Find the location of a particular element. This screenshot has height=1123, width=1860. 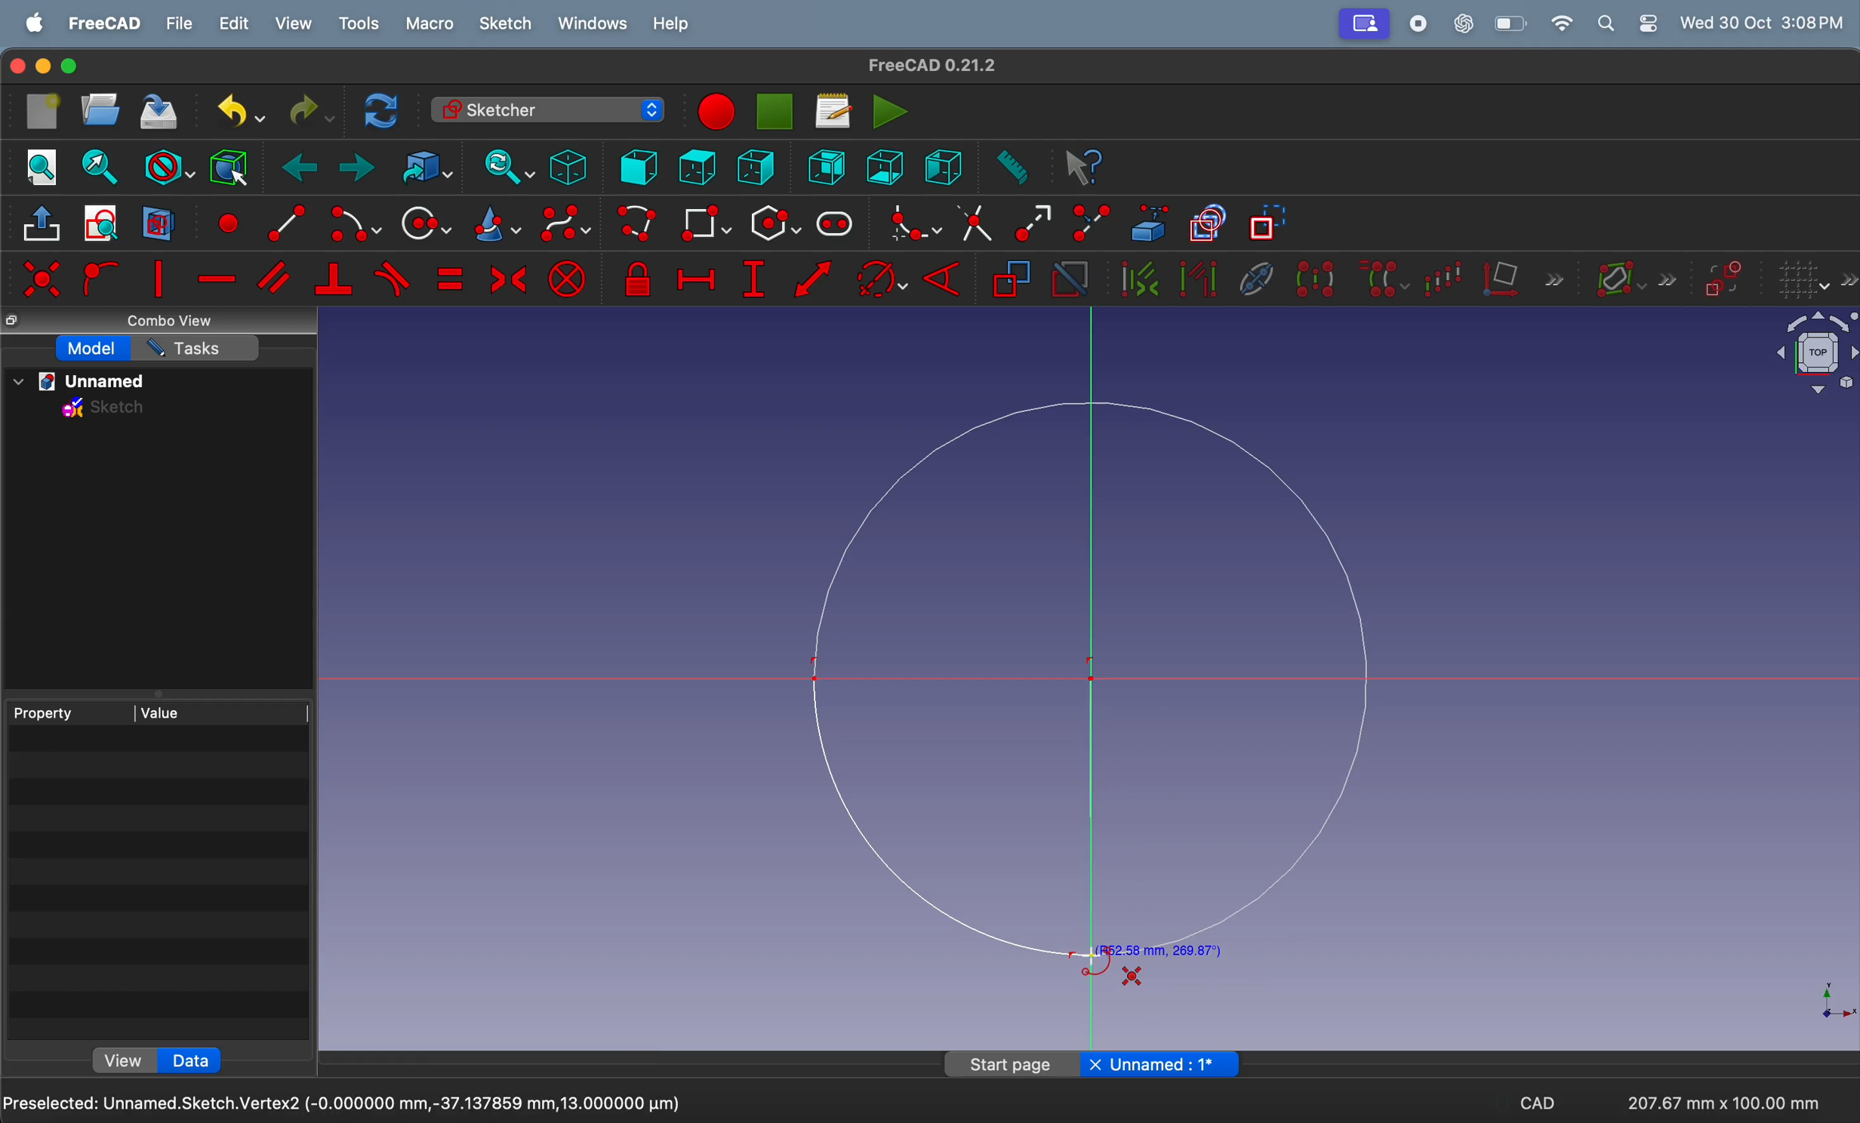

new document is located at coordinates (45, 112).